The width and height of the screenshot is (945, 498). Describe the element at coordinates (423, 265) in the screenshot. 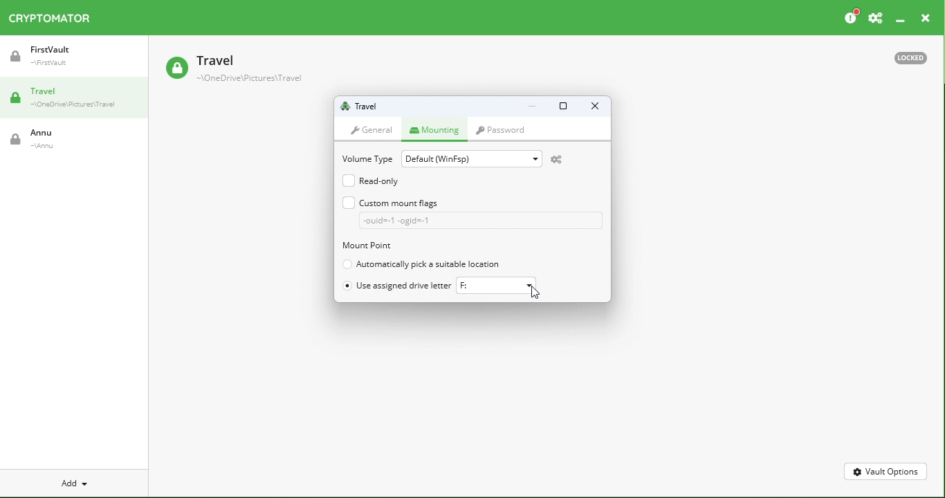

I see `Automatically pick suitable location` at that location.